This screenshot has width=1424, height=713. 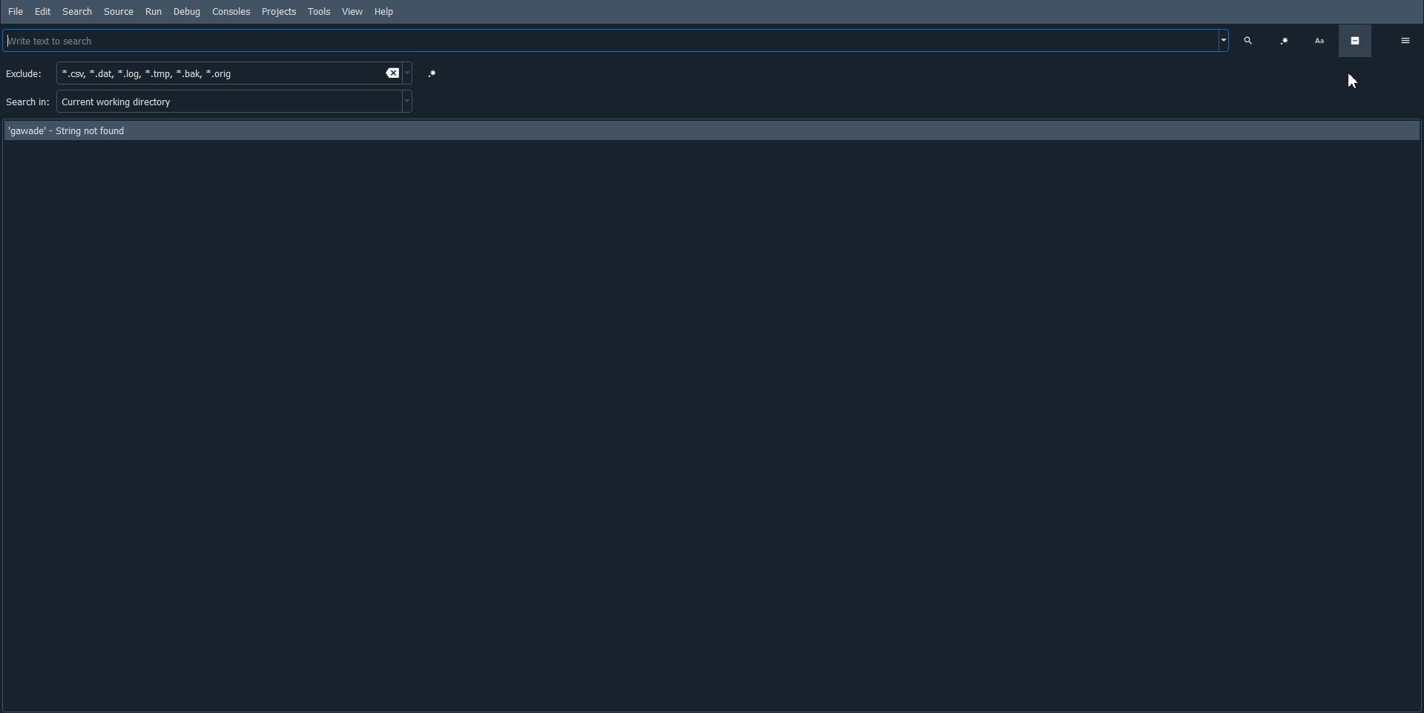 What do you see at coordinates (1250, 40) in the screenshot?
I see `Search Text` at bounding box center [1250, 40].